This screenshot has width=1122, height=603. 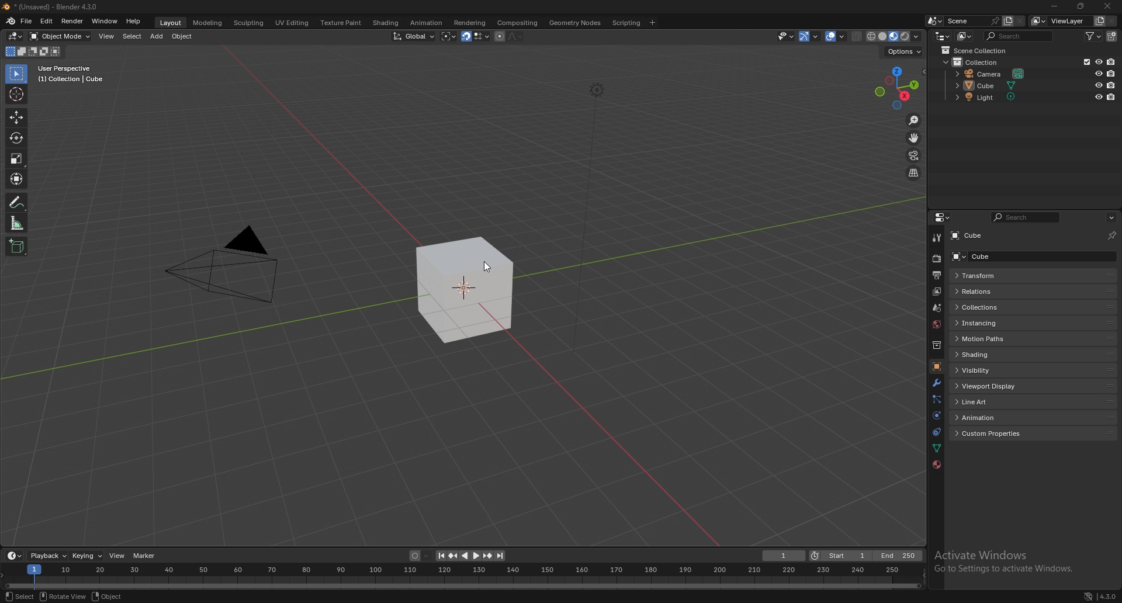 What do you see at coordinates (517, 23) in the screenshot?
I see `compositing` at bounding box center [517, 23].